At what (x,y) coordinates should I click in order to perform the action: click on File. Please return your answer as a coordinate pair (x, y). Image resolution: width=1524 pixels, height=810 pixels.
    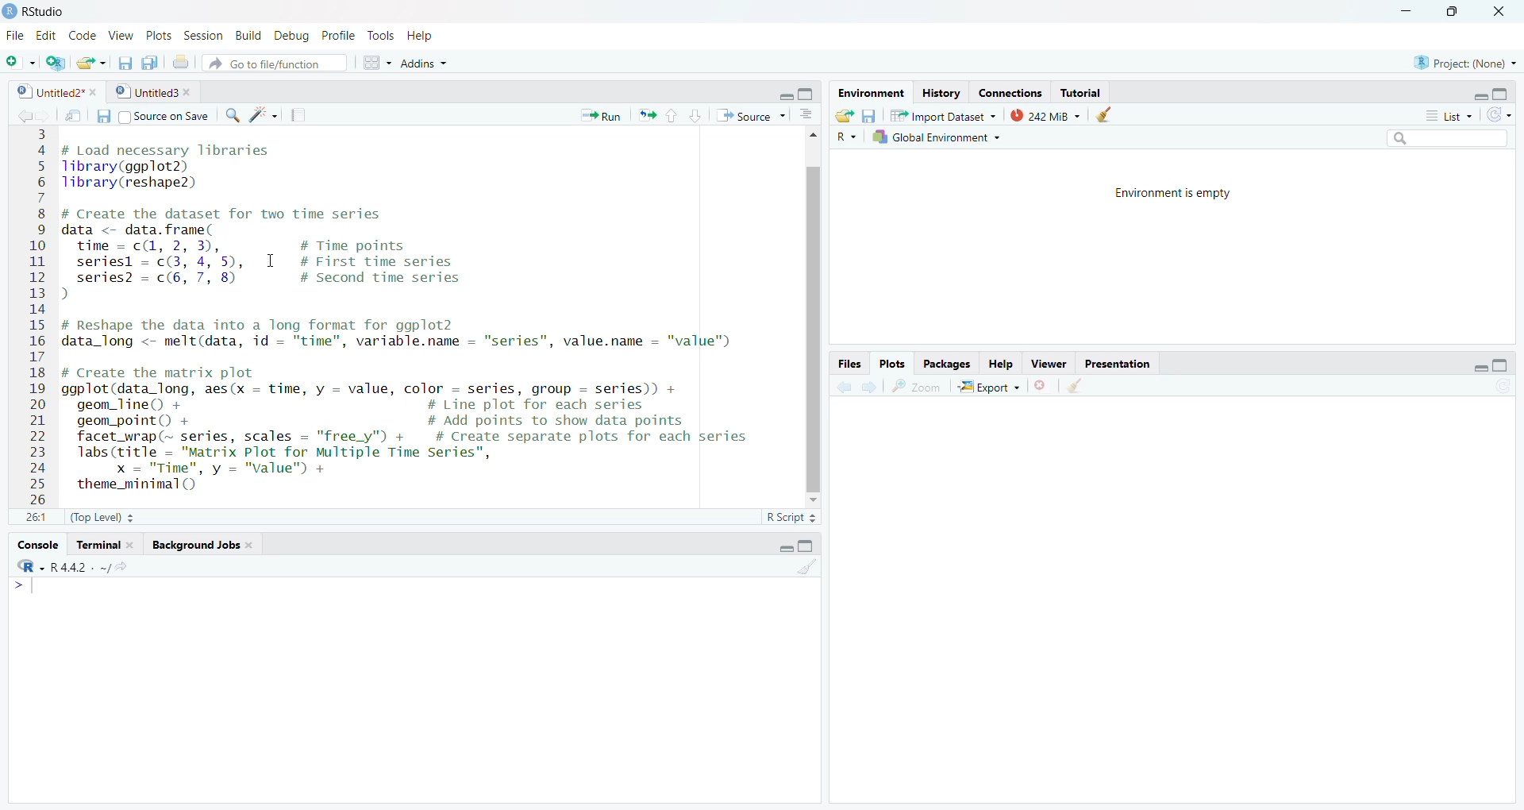
    Looking at the image, I should click on (17, 37).